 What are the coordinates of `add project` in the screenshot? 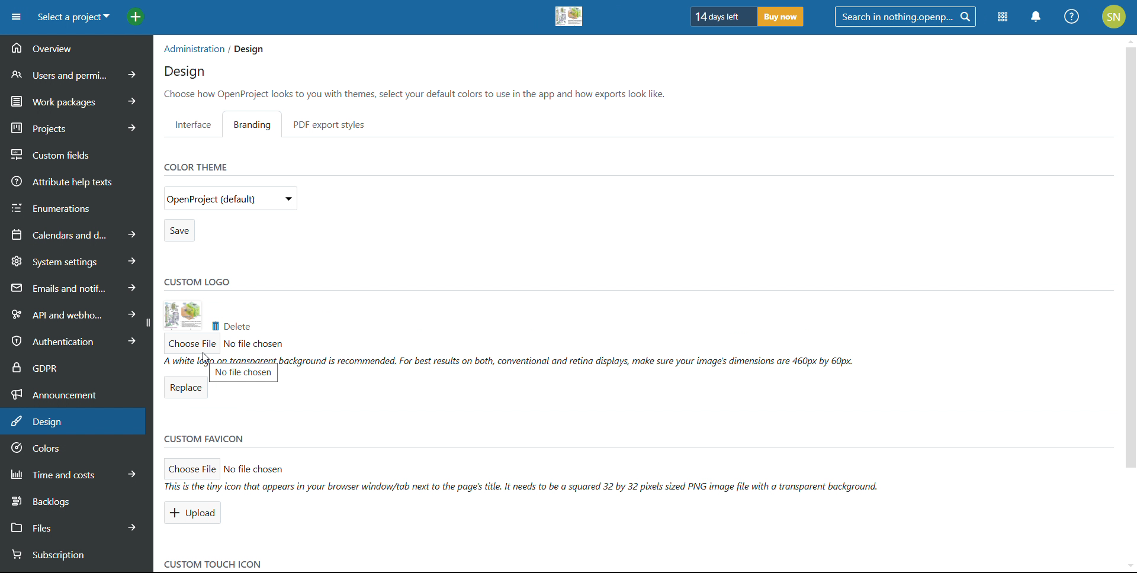 It's located at (136, 17).